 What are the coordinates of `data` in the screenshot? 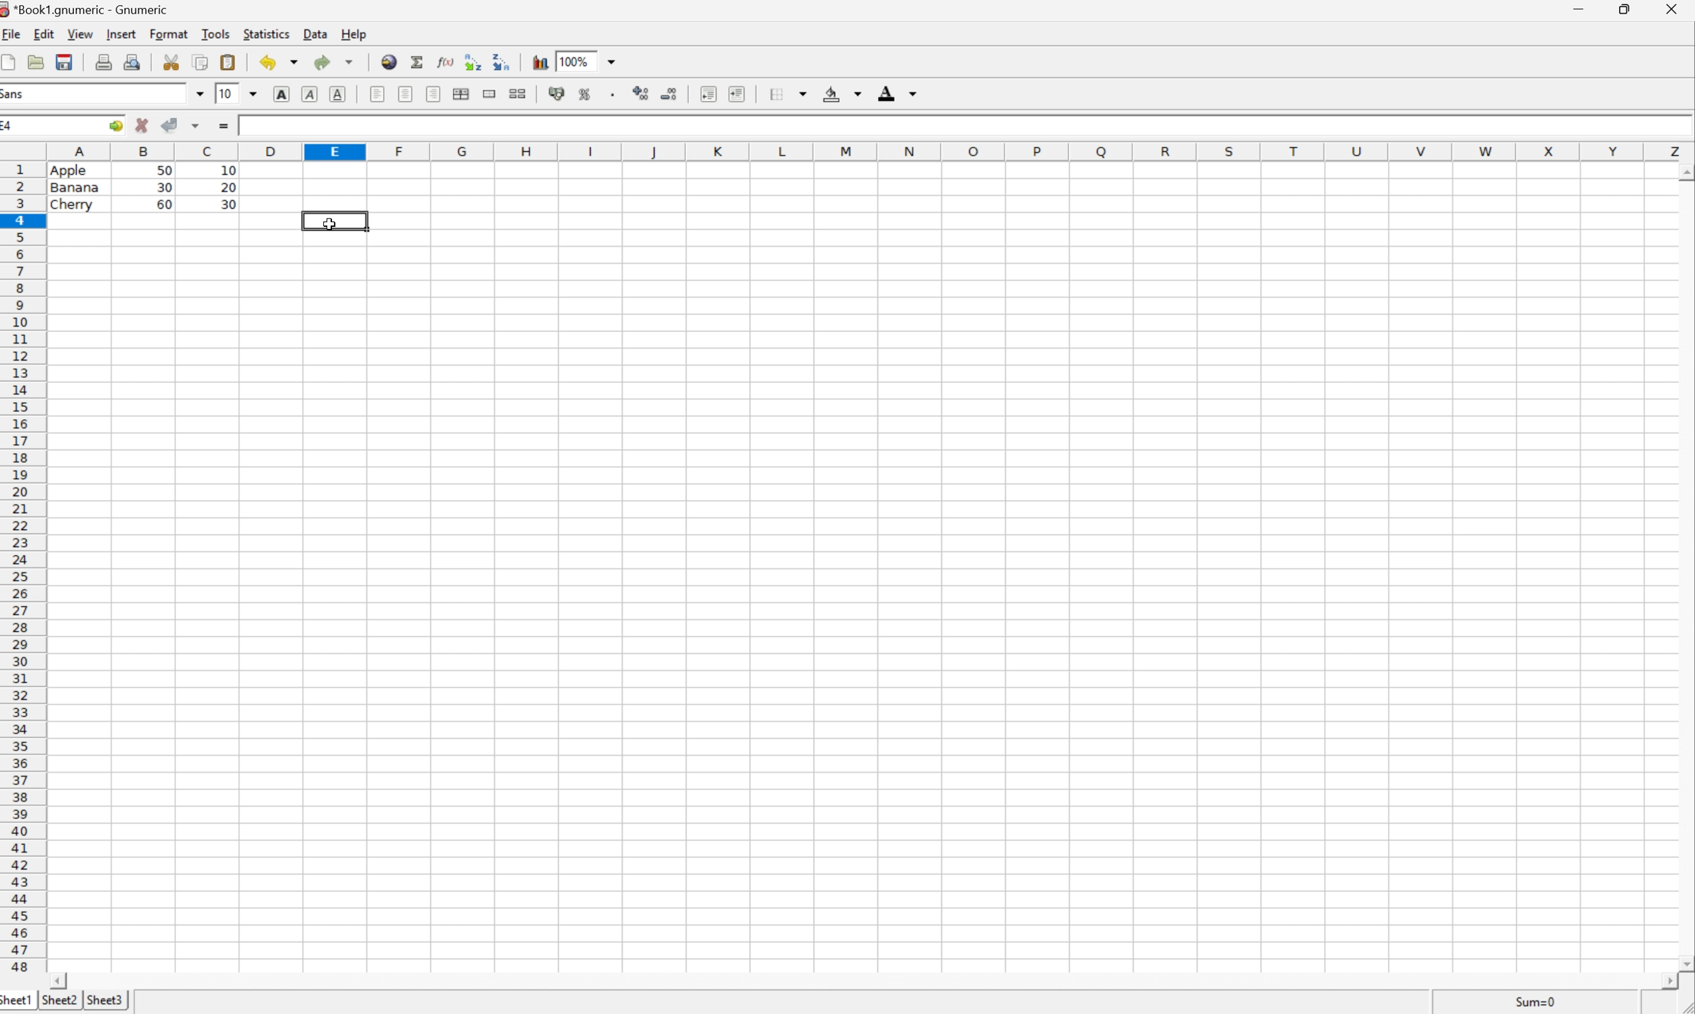 It's located at (317, 33).